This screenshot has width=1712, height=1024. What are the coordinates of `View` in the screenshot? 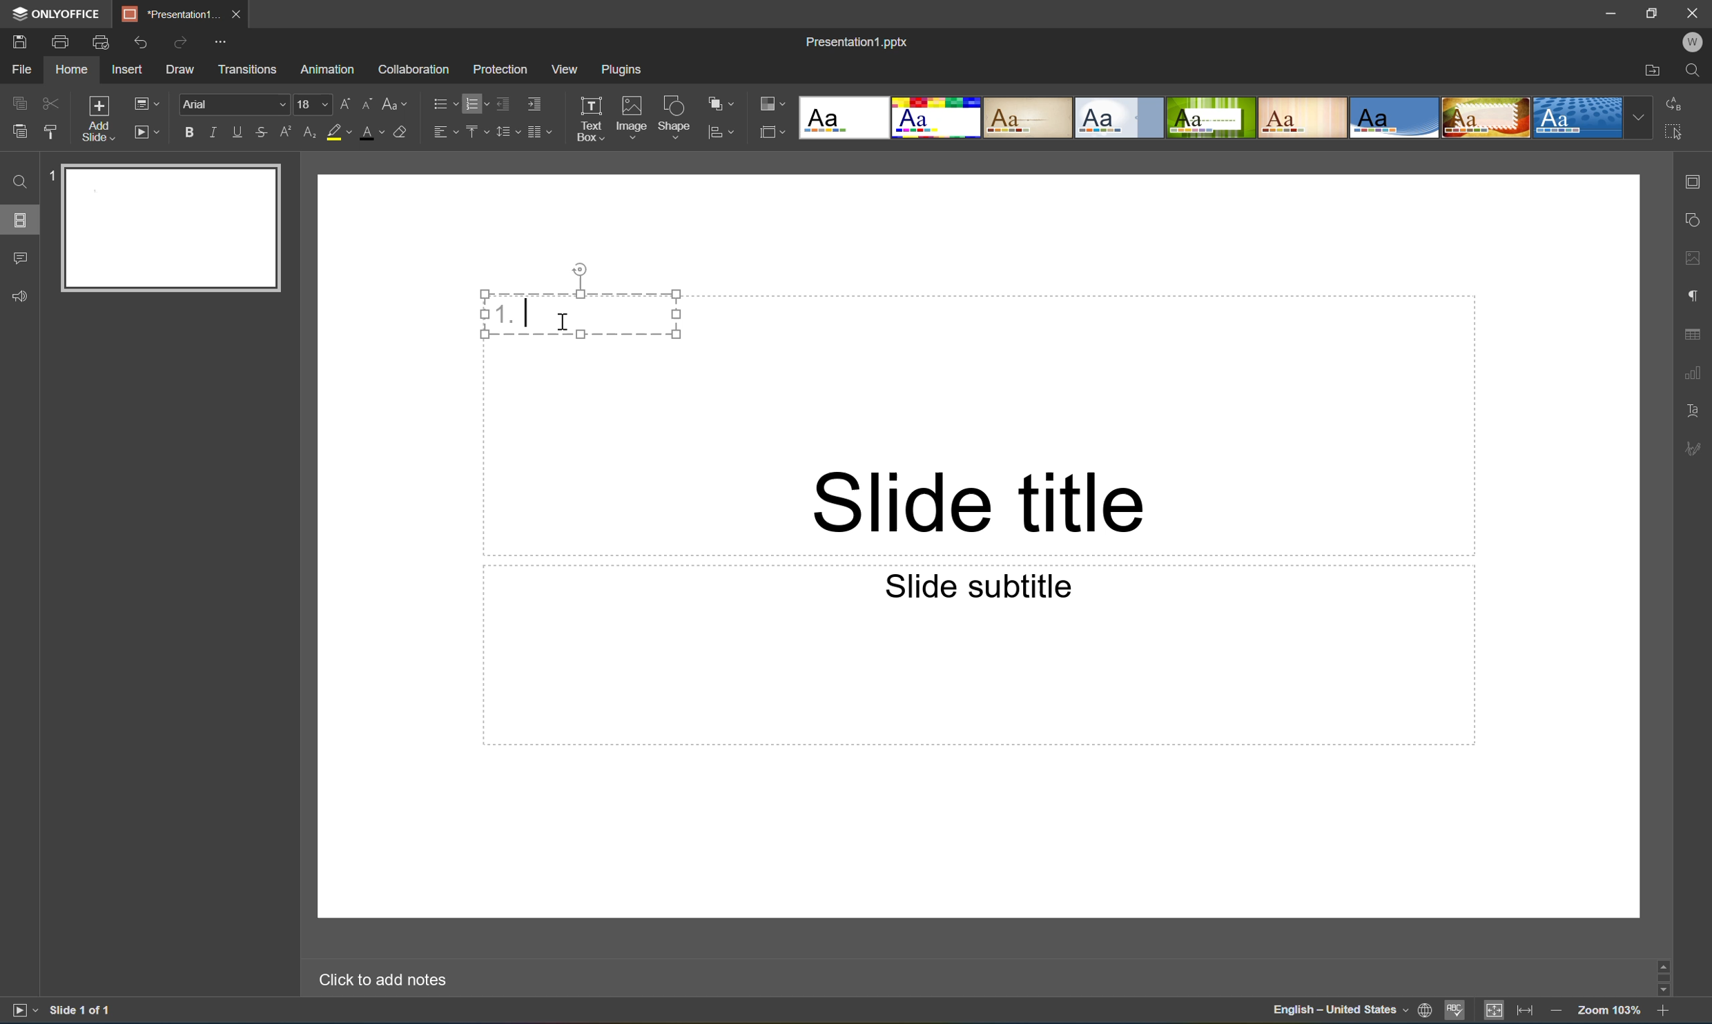 It's located at (566, 69).